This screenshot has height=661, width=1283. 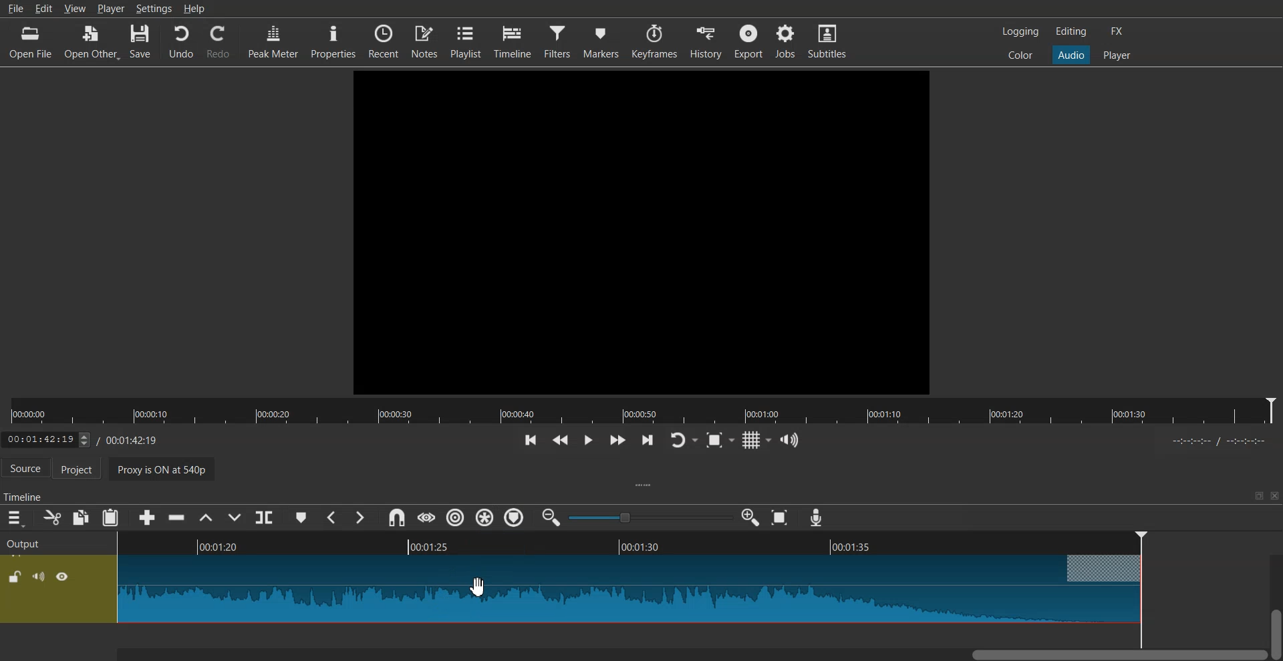 I want to click on Zoom time line out, so click(x=550, y=518).